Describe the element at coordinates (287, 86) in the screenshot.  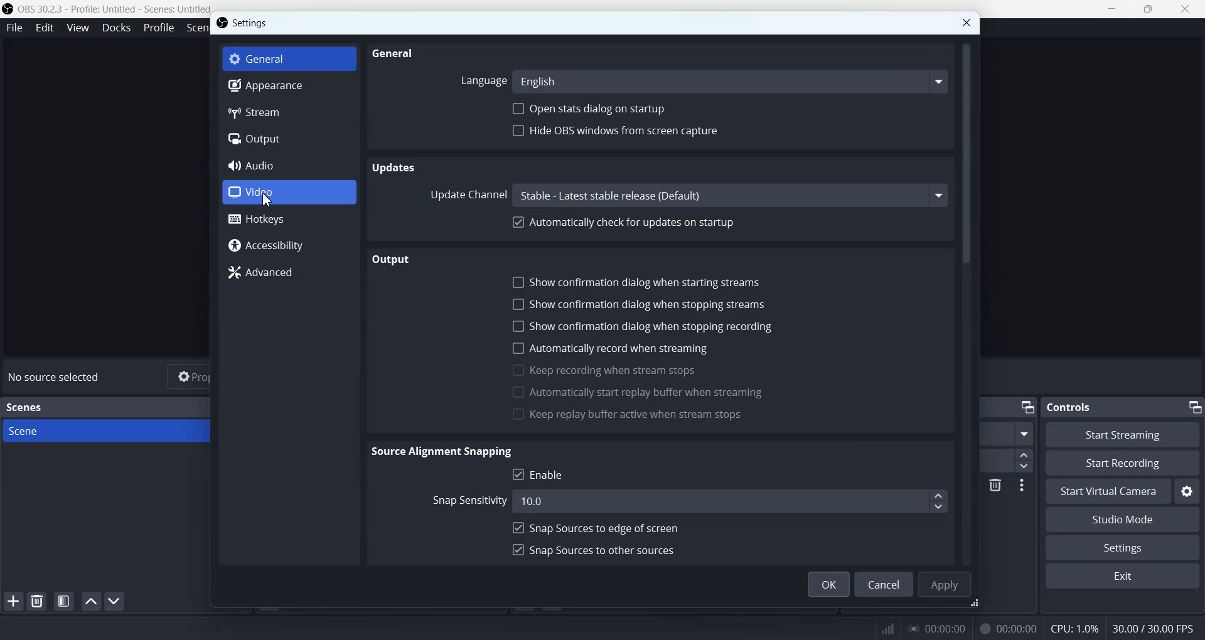
I see `Appearance` at that location.